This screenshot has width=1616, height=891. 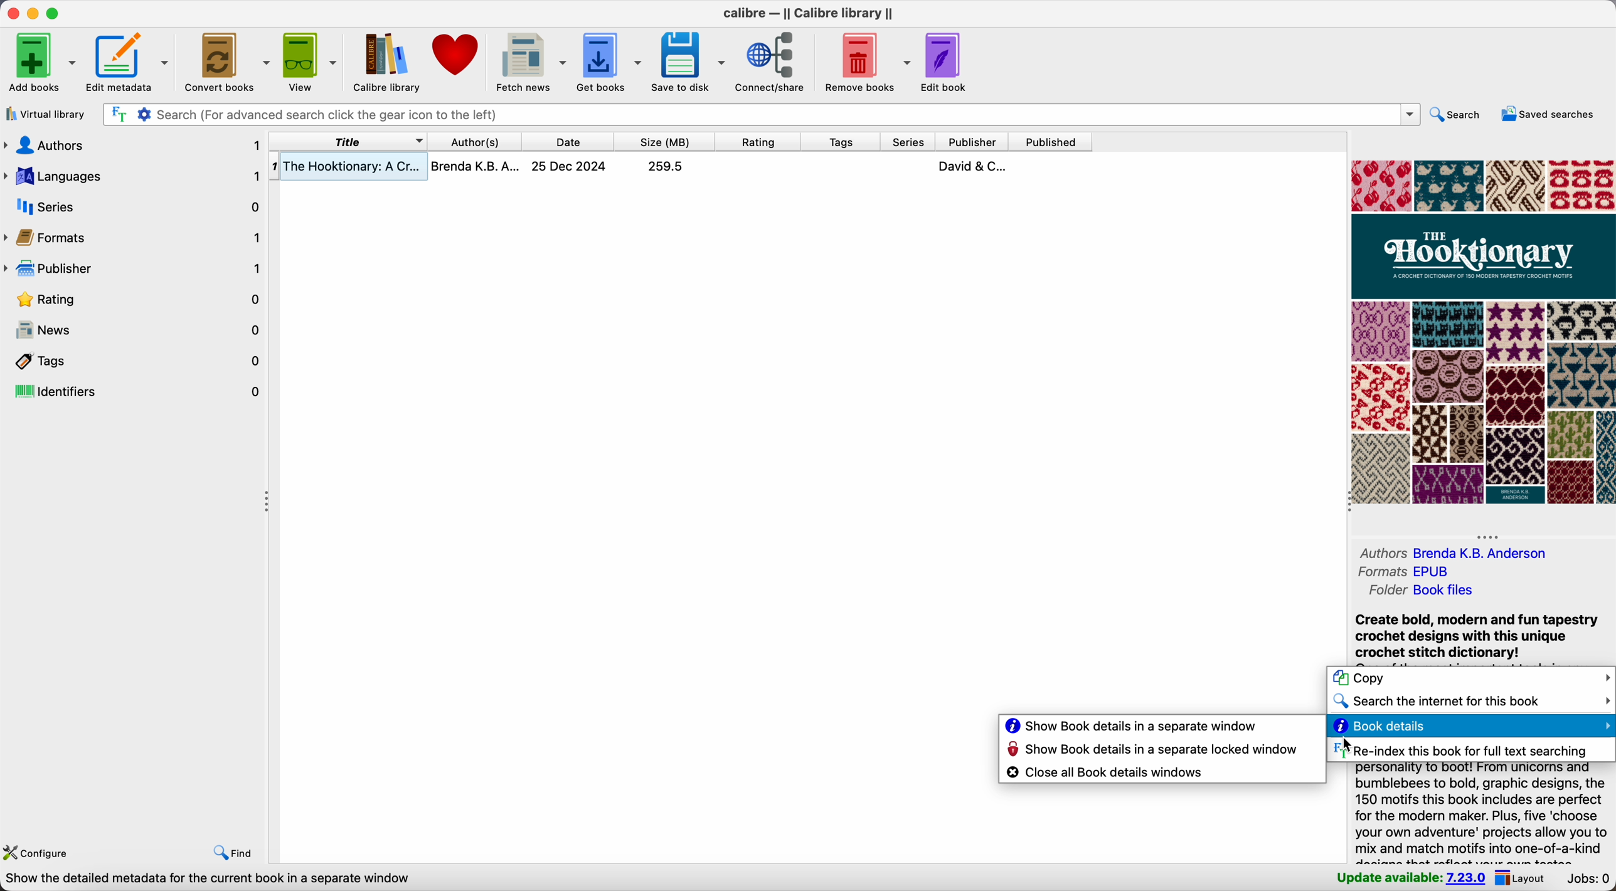 What do you see at coordinates (1470, 727) in the screenshot?
I see `click on book details` at bounding box center [1470, 727].